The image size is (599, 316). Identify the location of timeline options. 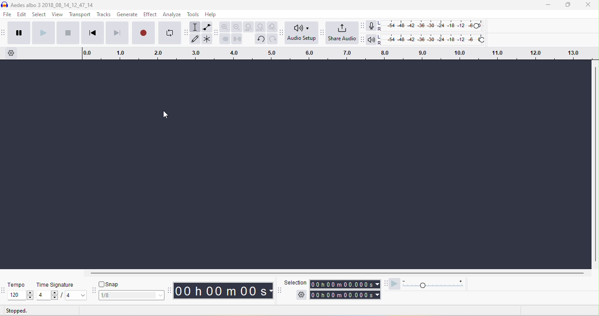
(11, 53).